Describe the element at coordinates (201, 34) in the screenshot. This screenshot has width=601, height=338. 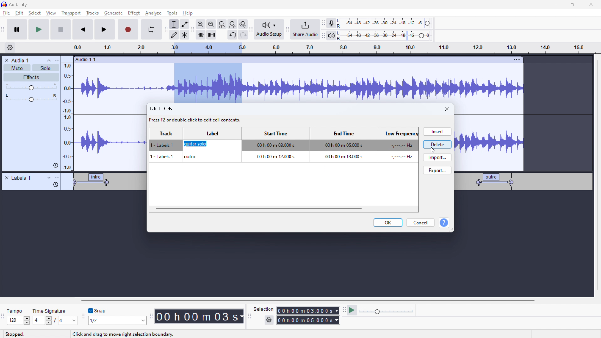
I see `trim audio outside selection` at that location.